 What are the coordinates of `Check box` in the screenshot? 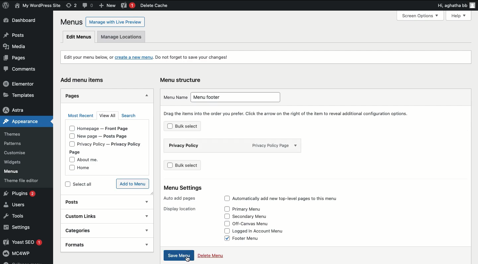 It's located at (225, 216).